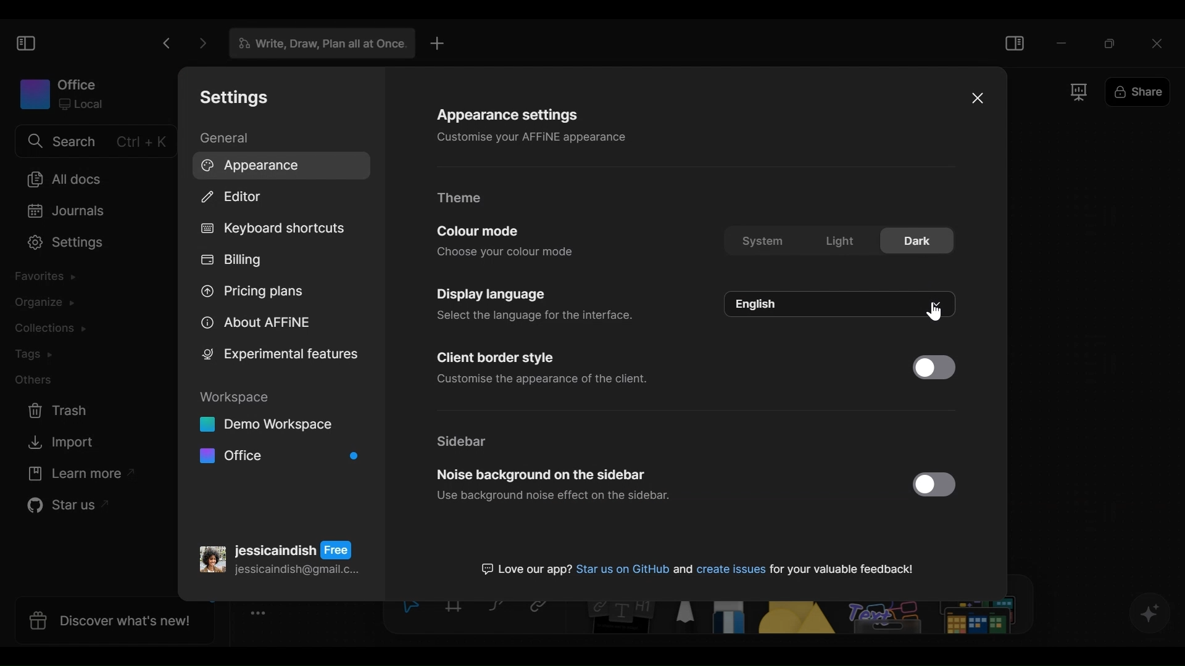  I want to click on Close, so click(1160, 41).